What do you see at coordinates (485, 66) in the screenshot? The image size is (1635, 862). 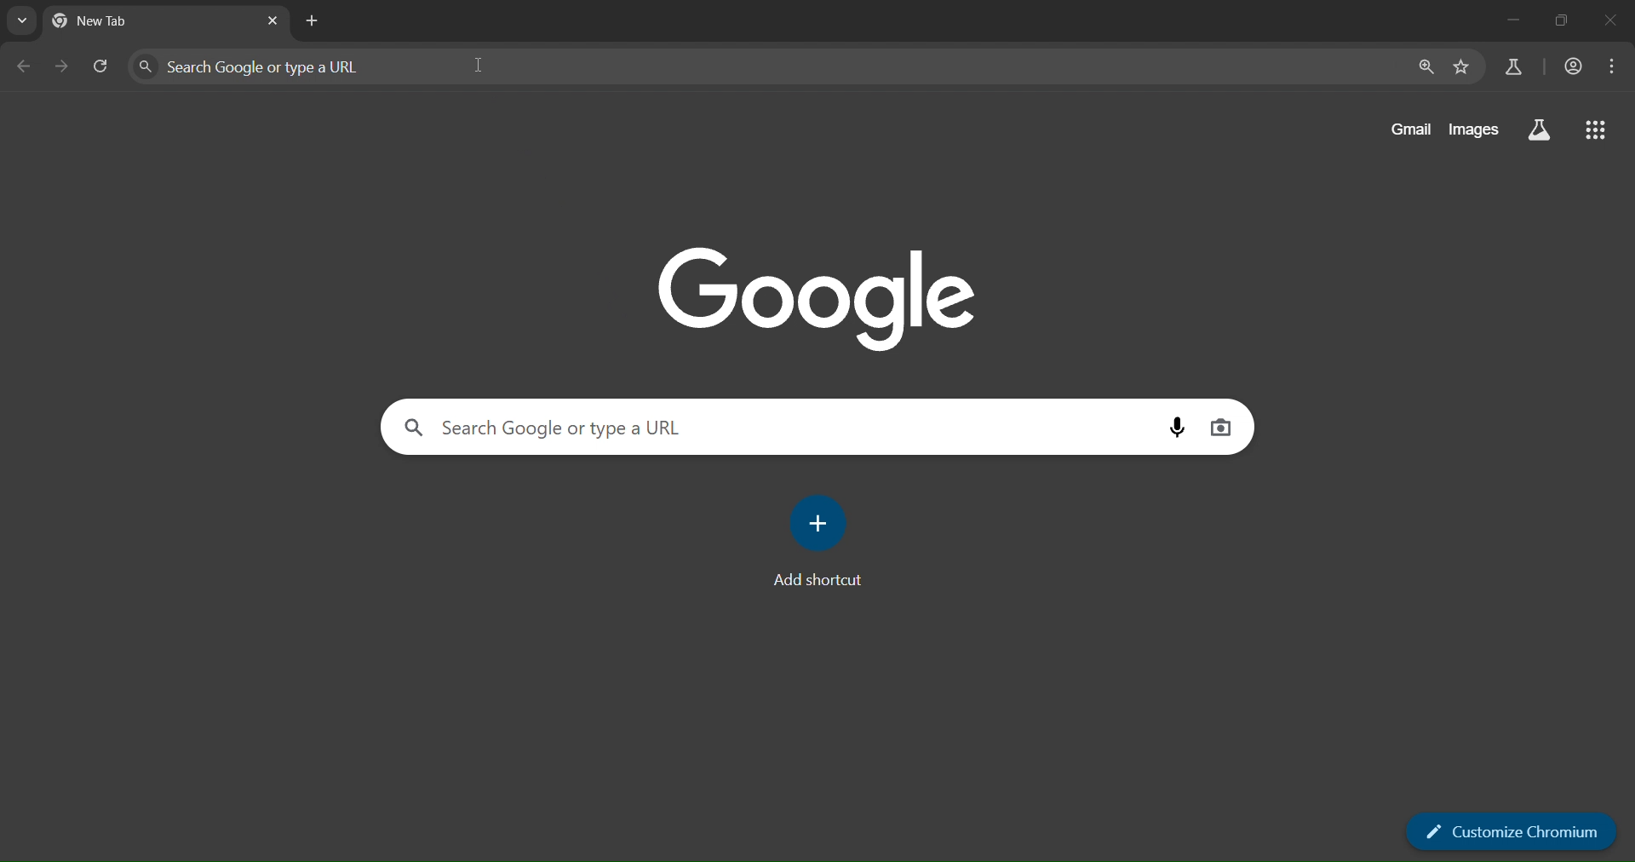 I see `cursor` at bounding box center [485, 66].